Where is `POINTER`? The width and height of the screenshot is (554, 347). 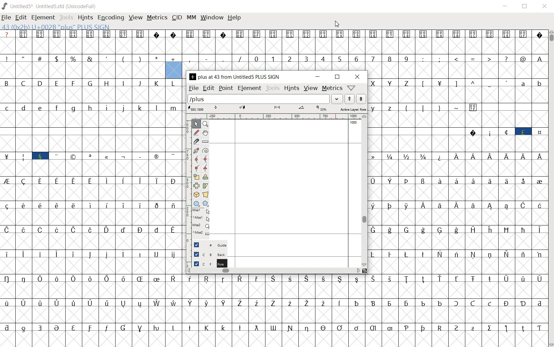
POINTER is located at coordinates (195, 124).